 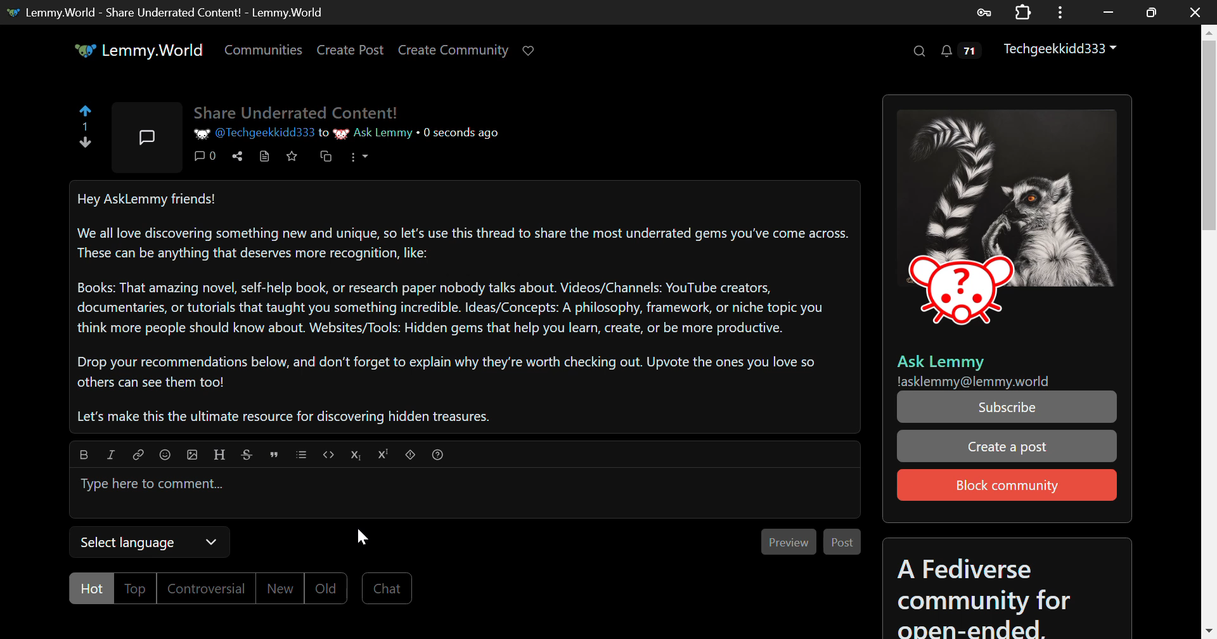 What do you see at coordinates (191, 456) in the screenshot?
I see `Insert Image` at bounding box center [191, 456].